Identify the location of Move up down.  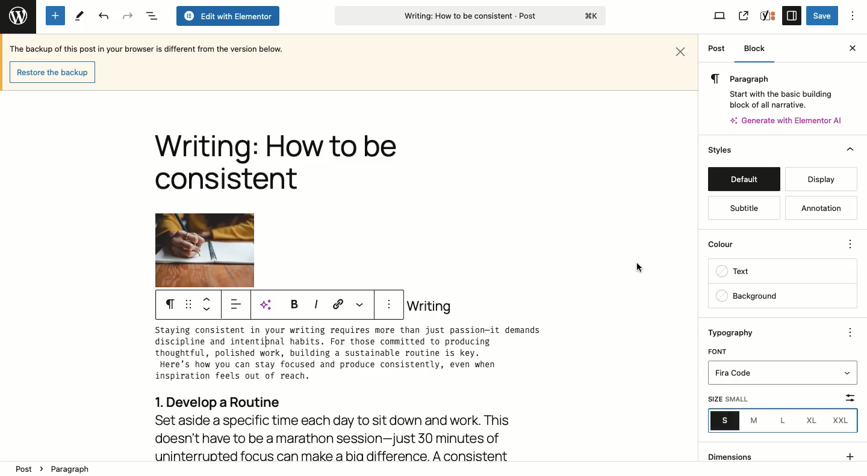
(210, 304).